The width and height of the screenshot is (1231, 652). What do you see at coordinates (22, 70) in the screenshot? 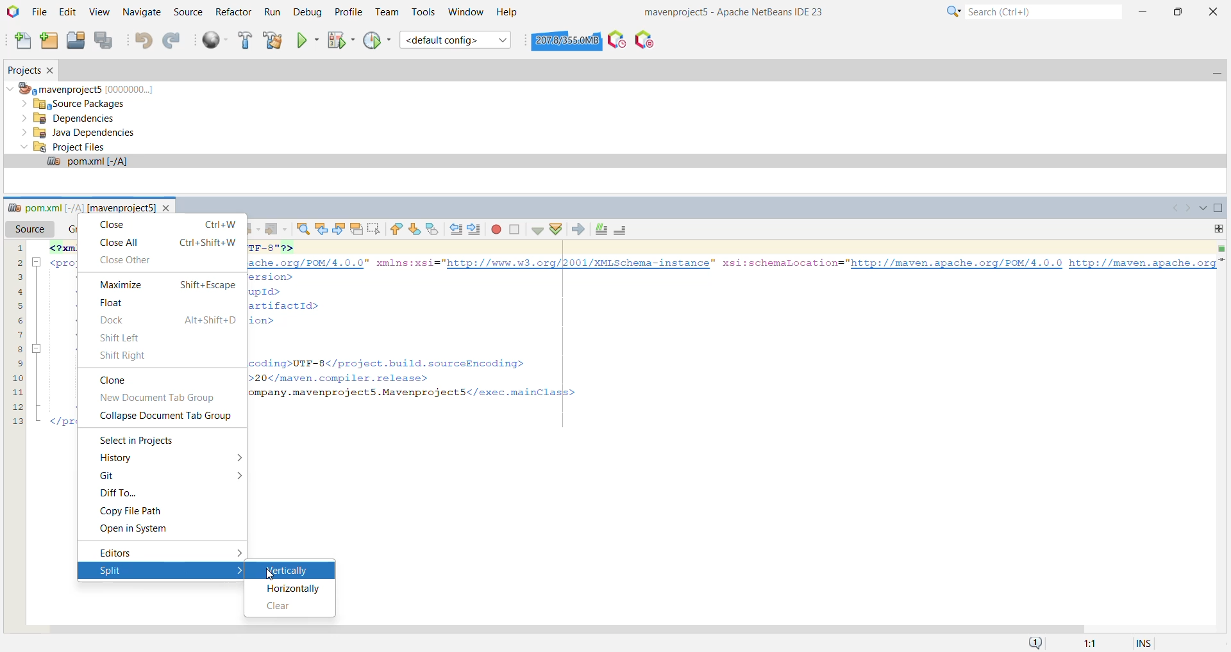
I see `Projects Window` at bounding box center [22, 70].